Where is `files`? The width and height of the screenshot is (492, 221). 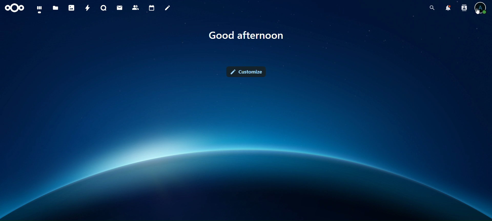 files is located at coordinates (55, 8).